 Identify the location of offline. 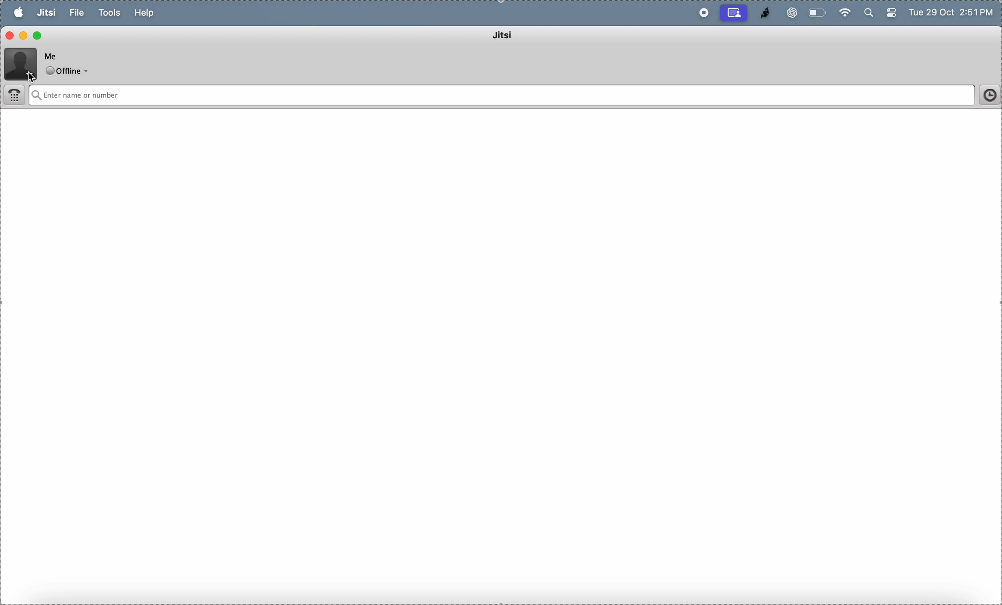
(69, 72).